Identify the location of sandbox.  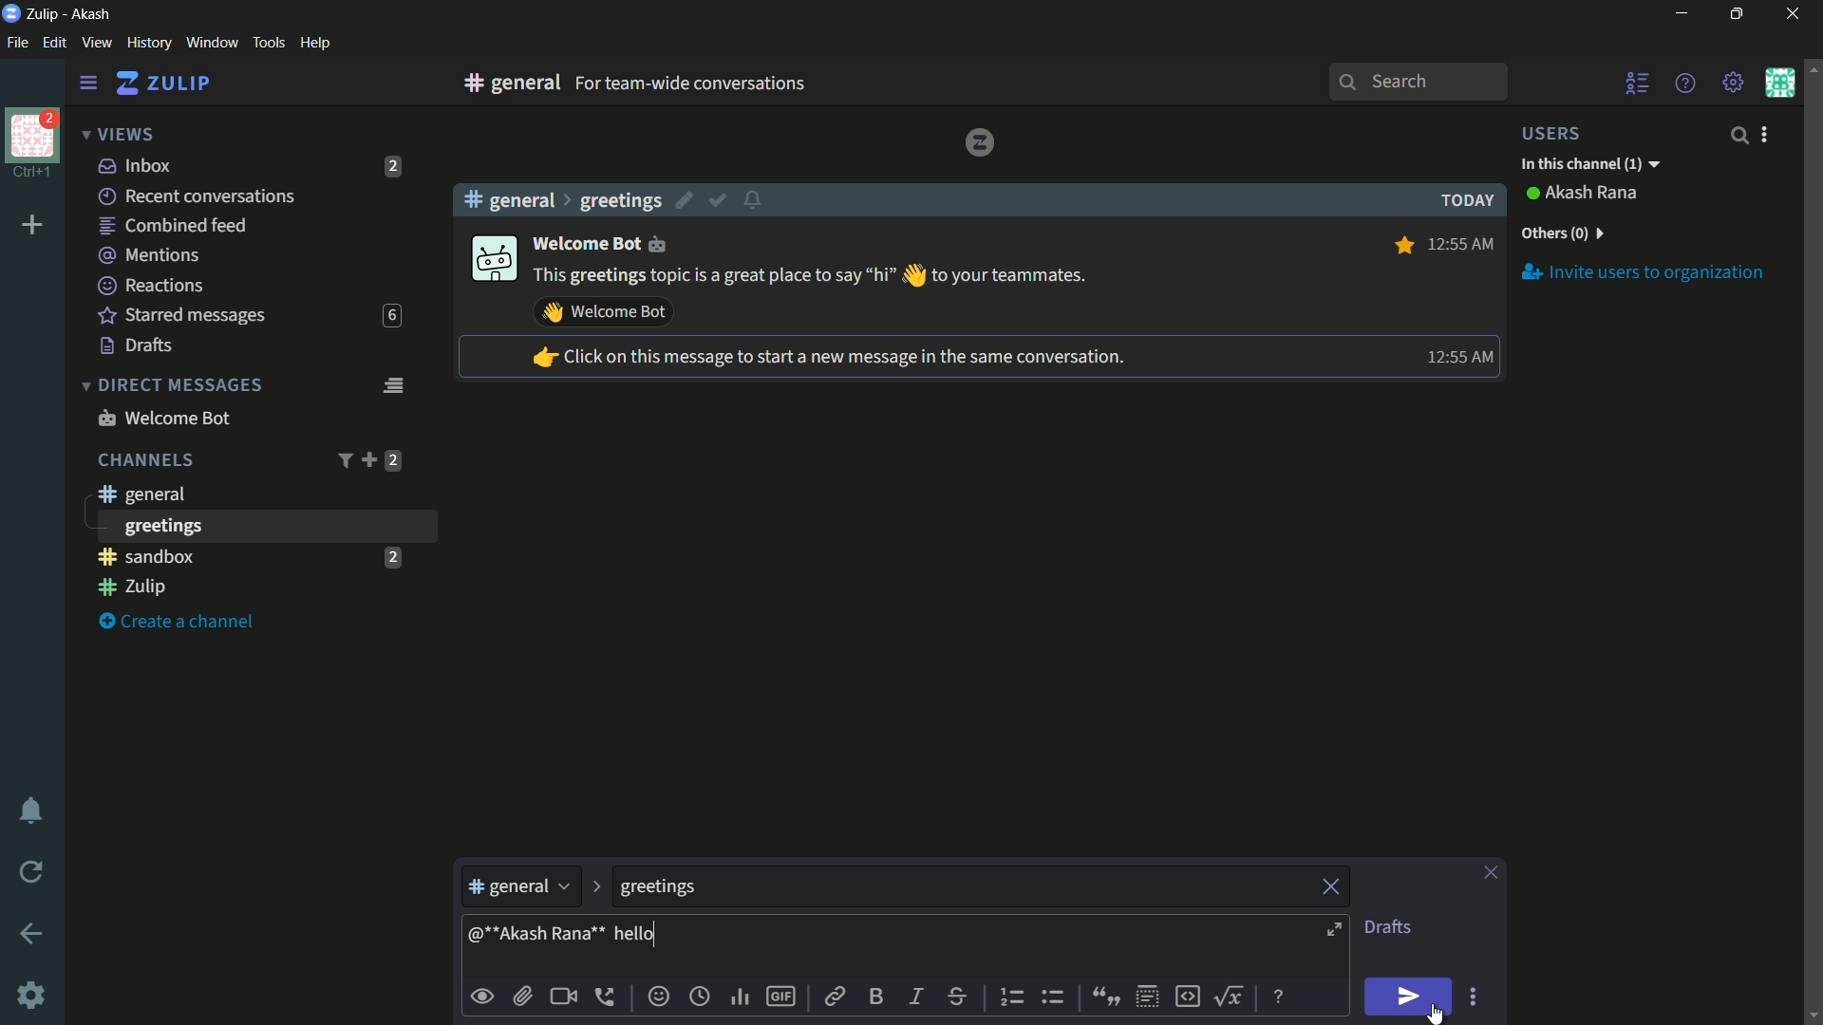
(232, 556).